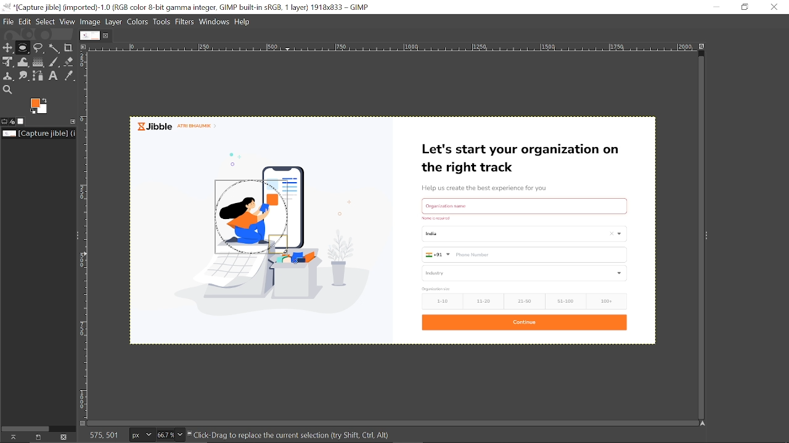  I want to click on horizontal ruler, so click(388, 47).